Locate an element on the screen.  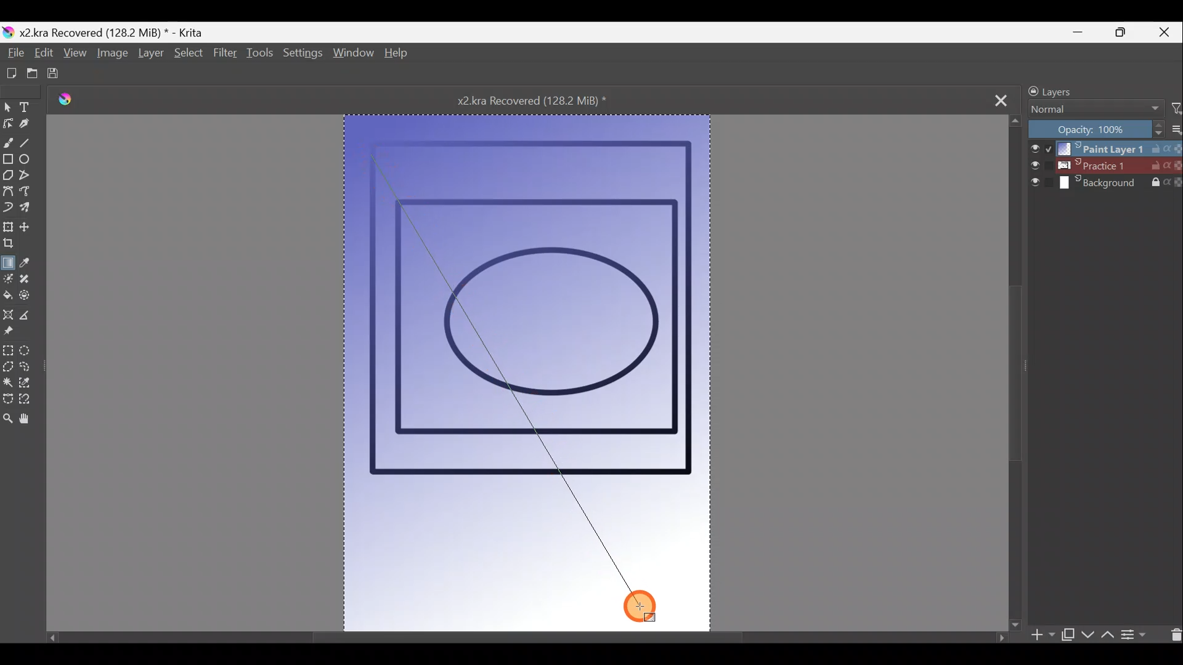
Scroll bar is located at coordinates (523, 634).